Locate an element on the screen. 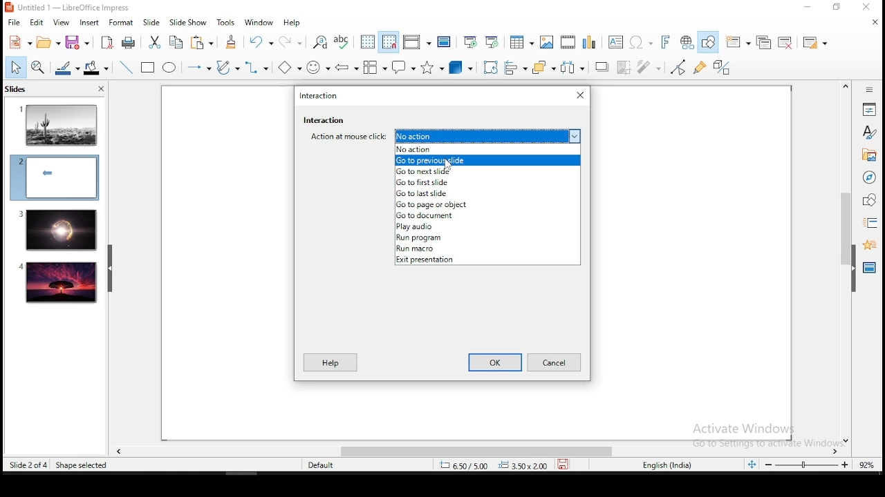 The height and width of the screenshot is (497, 885). arrange is located at coordinates (546, 68).